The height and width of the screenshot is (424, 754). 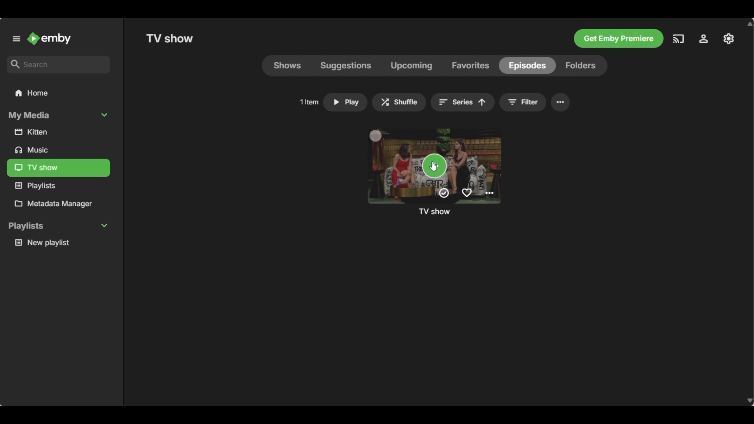 I want to click on Settings, so click(x=703, y=38).